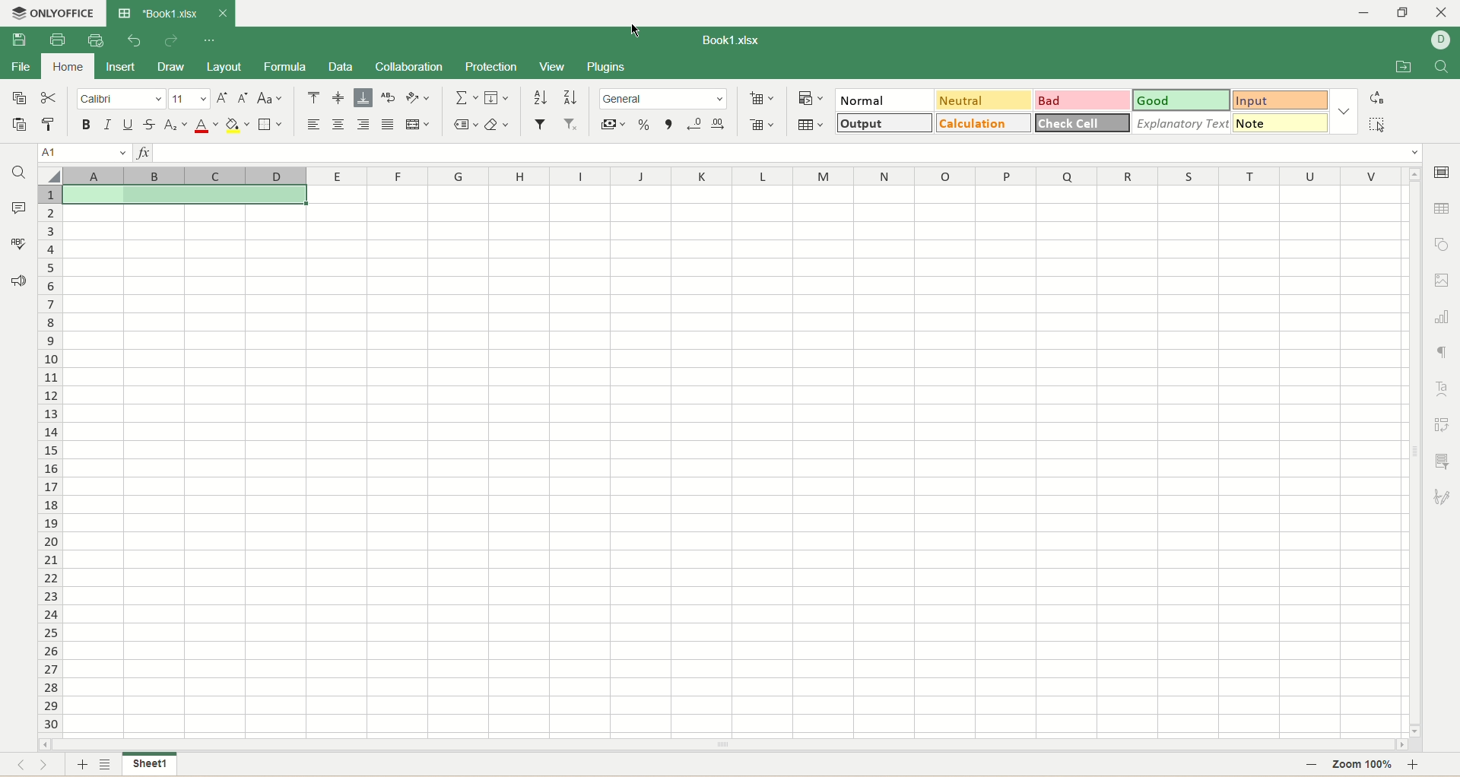 Image resolution: width=1460 pixels, height=777 pixels. What do you see at coordinates (21, 124) in the screenshot?
I see `paste` at bounding box center [21, 124].